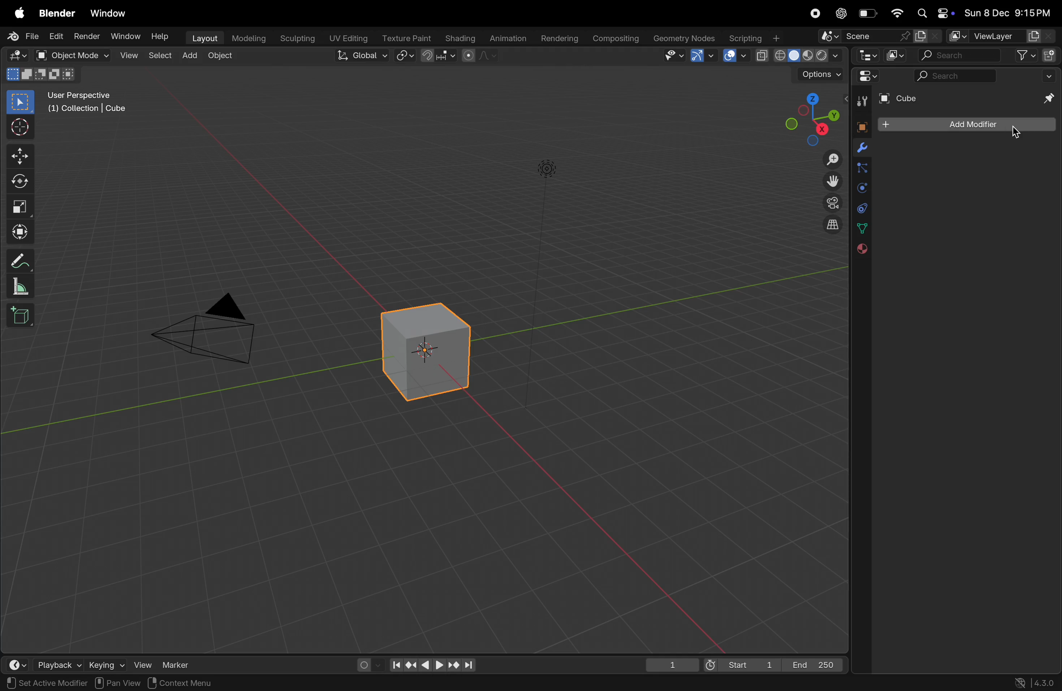  What do you see at coordinates (86, 111) in the screenshot?
I see `use collection cube` at bounding box center [86, 111].